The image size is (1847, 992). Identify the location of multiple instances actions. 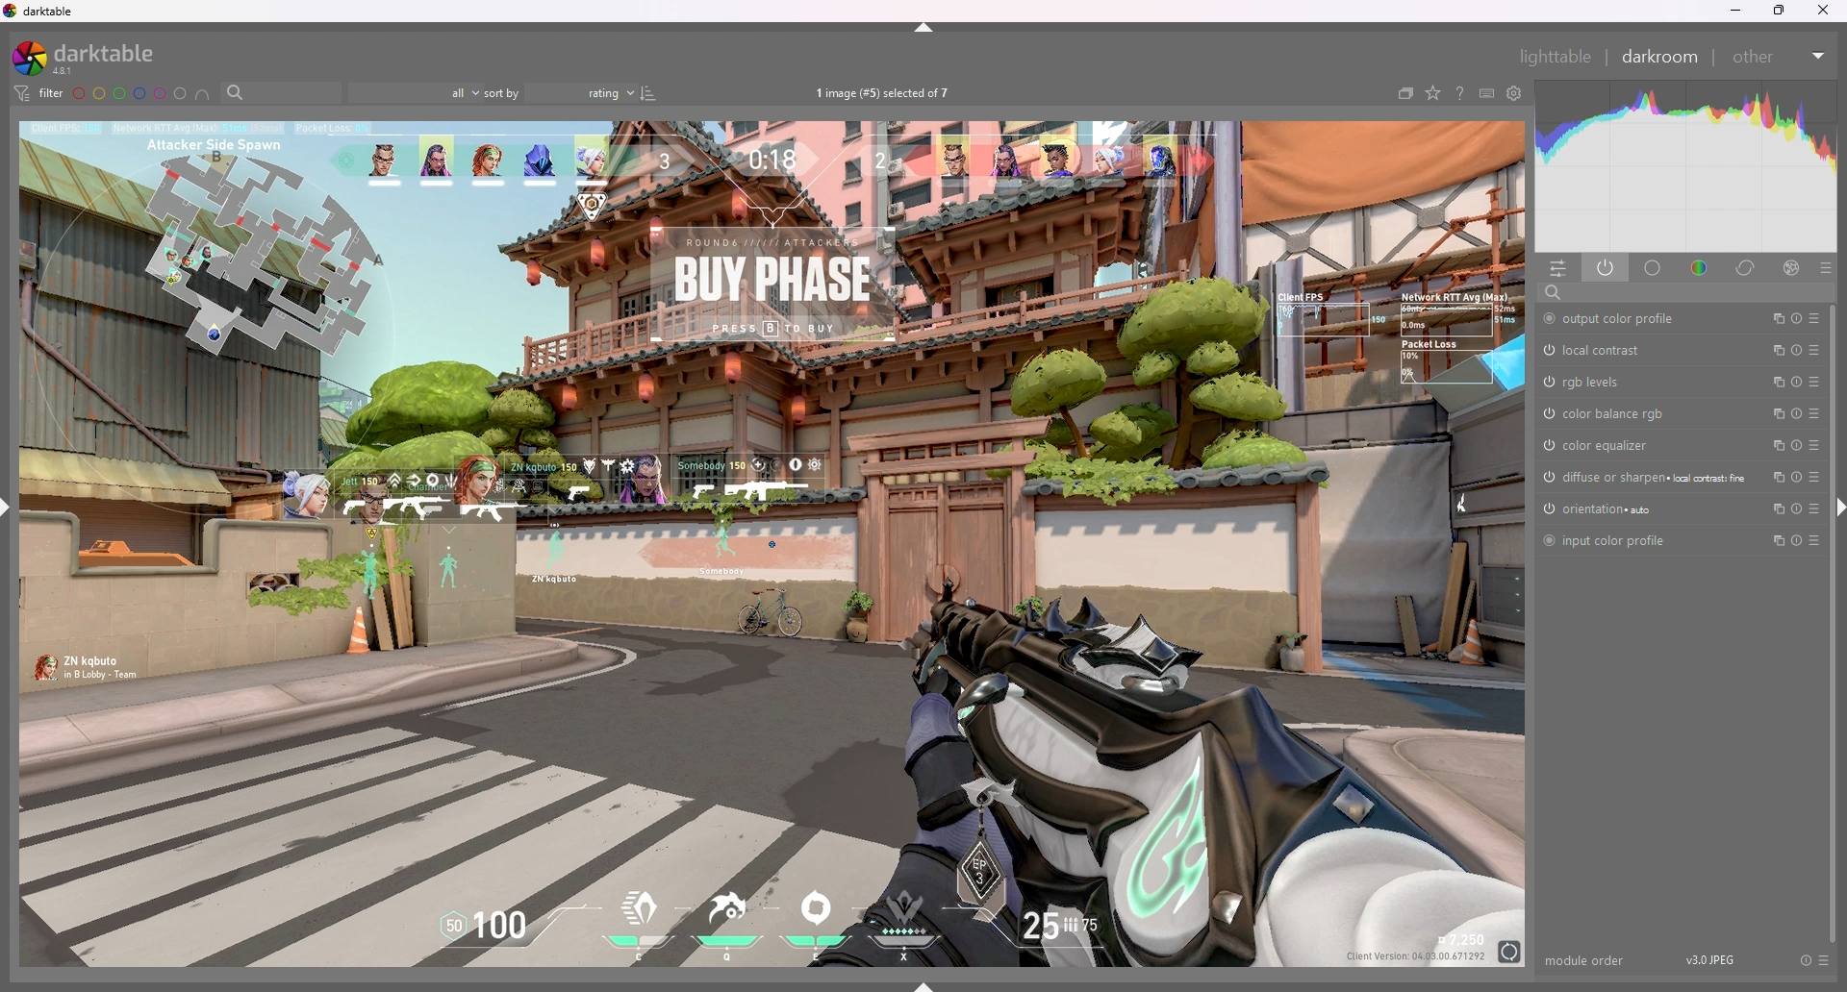
(1773, 318).